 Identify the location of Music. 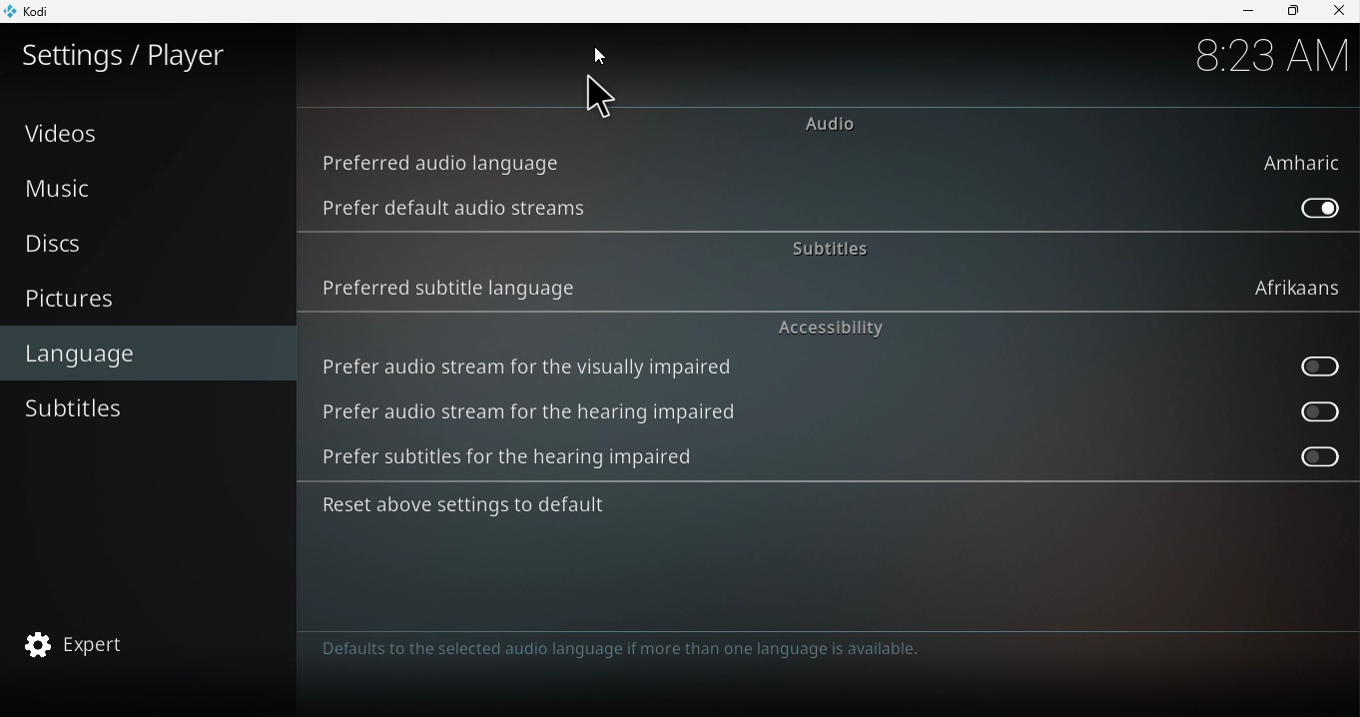
(146, 188).